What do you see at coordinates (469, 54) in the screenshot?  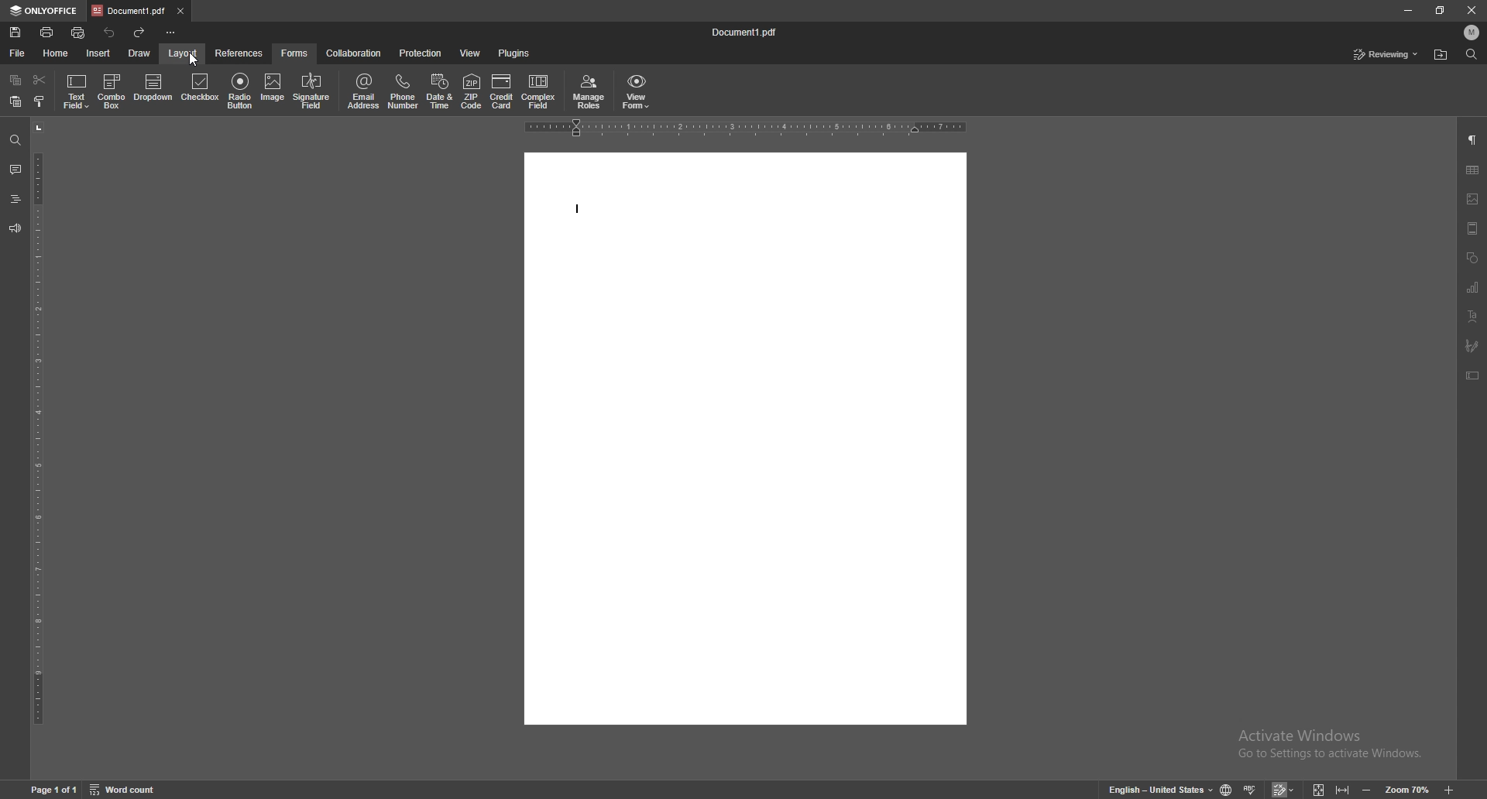 I see `view` at bounding box center [469, 54].